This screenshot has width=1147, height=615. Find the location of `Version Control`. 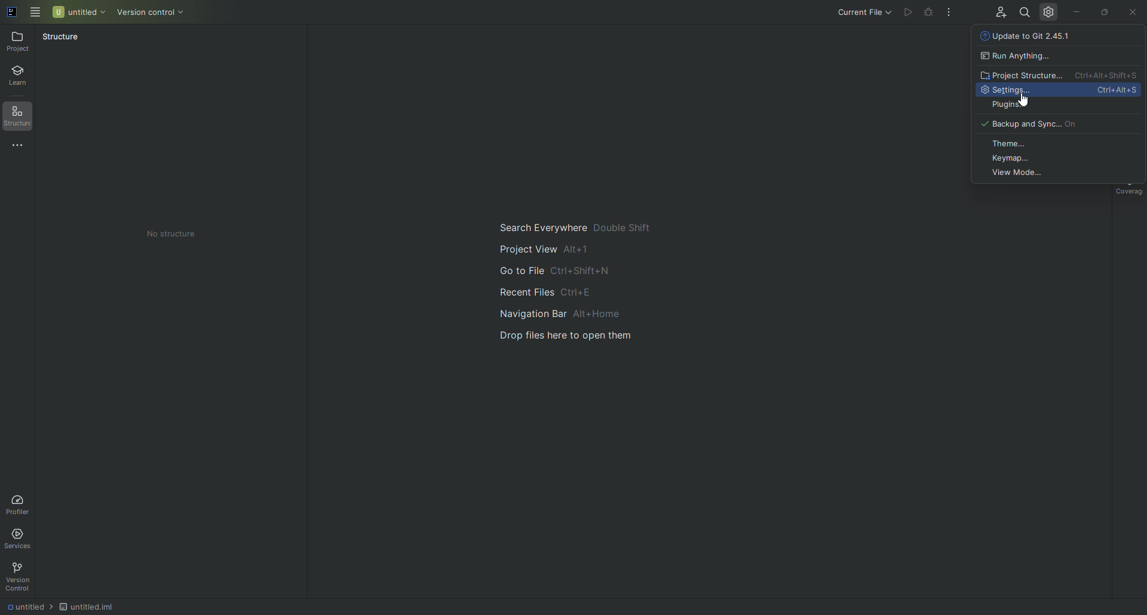

Version Control is located at coordinates (148, 12).